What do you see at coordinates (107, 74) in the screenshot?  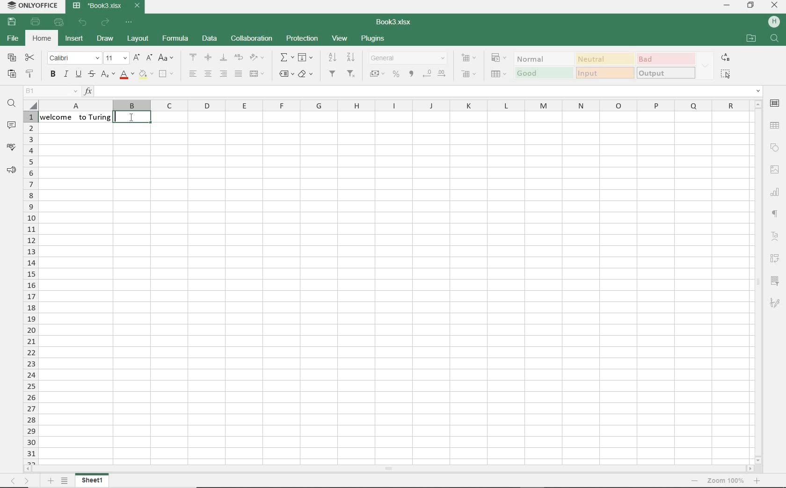 I see `subscript/superscript` at bounding box center [107, 74].